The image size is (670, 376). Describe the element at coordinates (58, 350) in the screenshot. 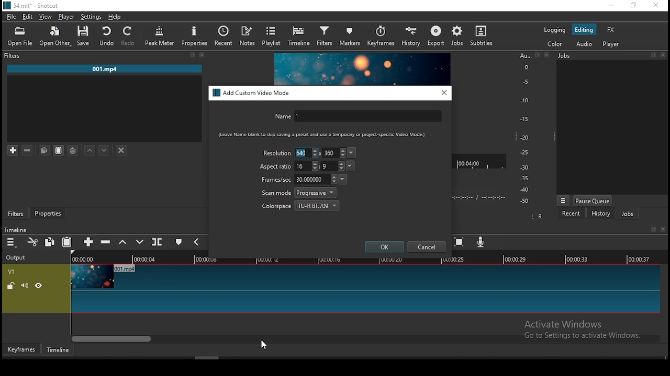

I see `timeline` at that location.